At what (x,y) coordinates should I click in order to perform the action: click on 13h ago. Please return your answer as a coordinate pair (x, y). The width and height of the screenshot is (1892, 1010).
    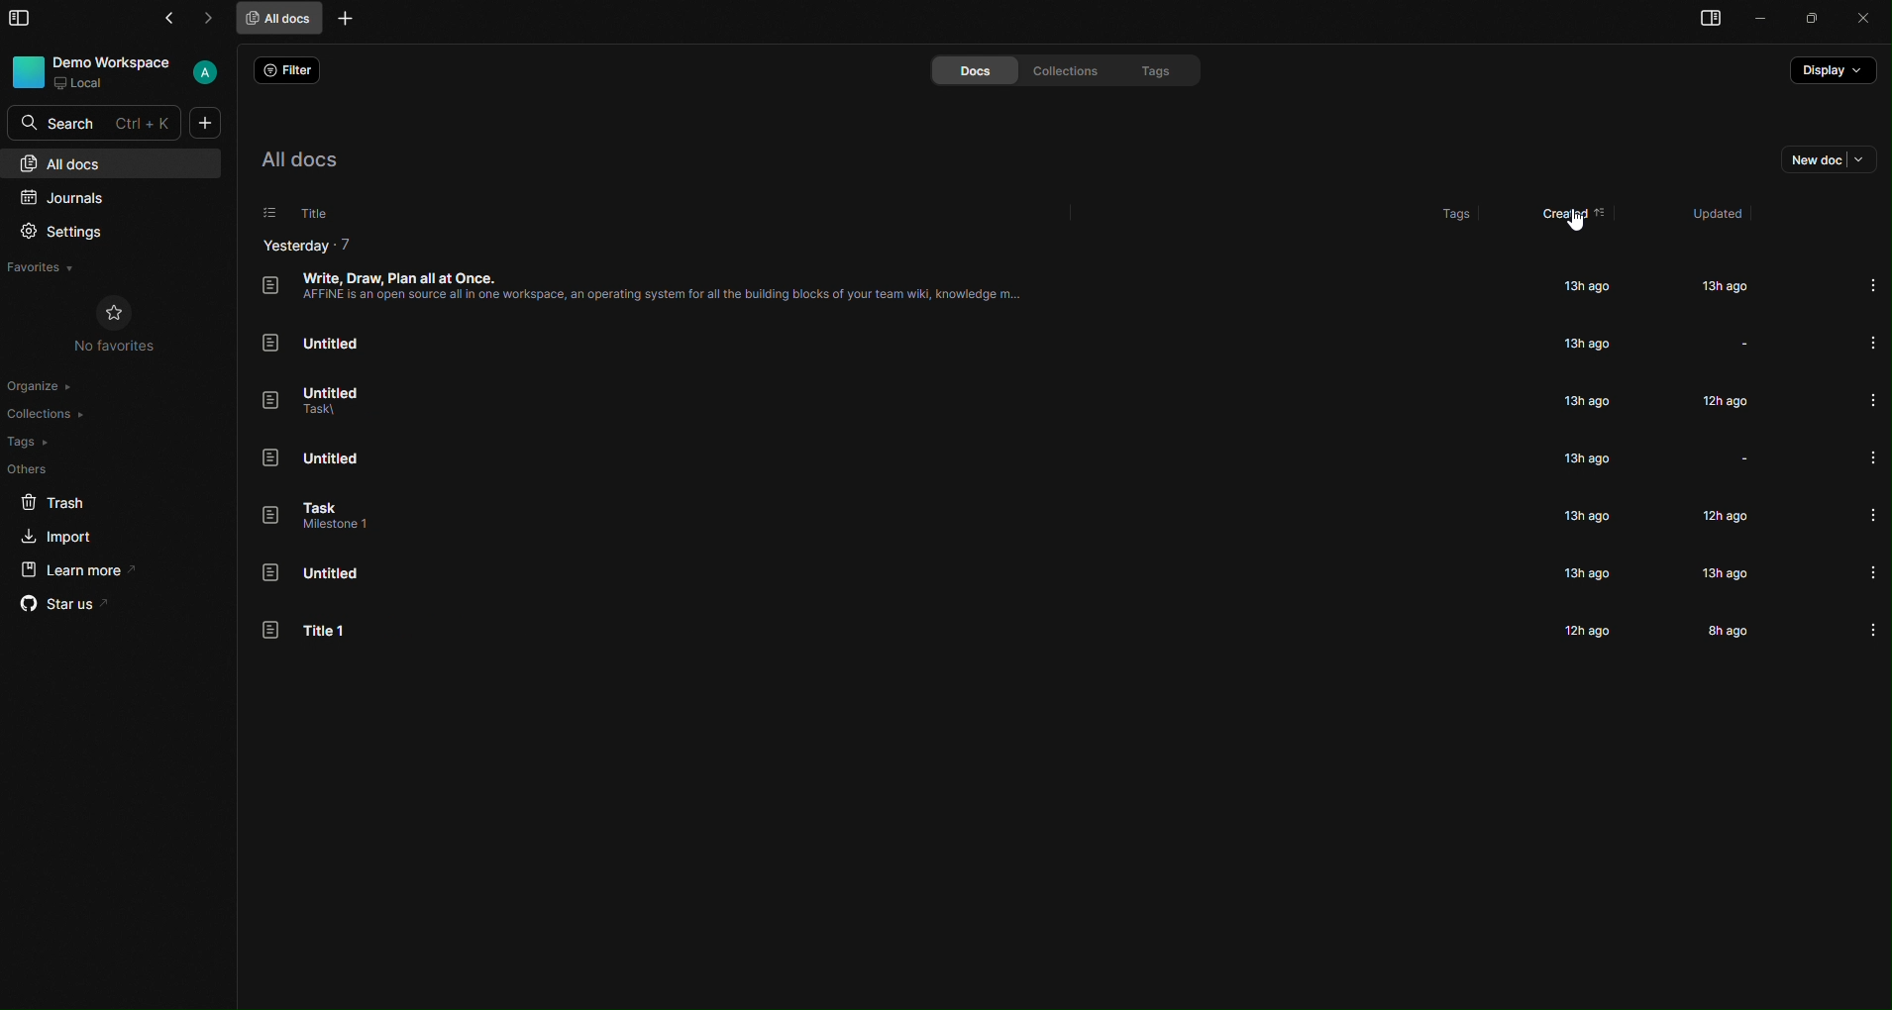
    Looking at the image, I should click on (1583, 459).